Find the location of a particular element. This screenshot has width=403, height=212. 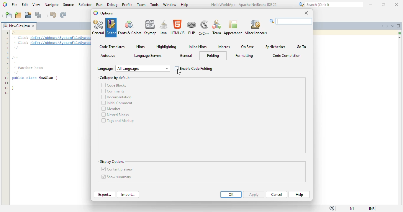

debug is located at coordinates (113, 4).